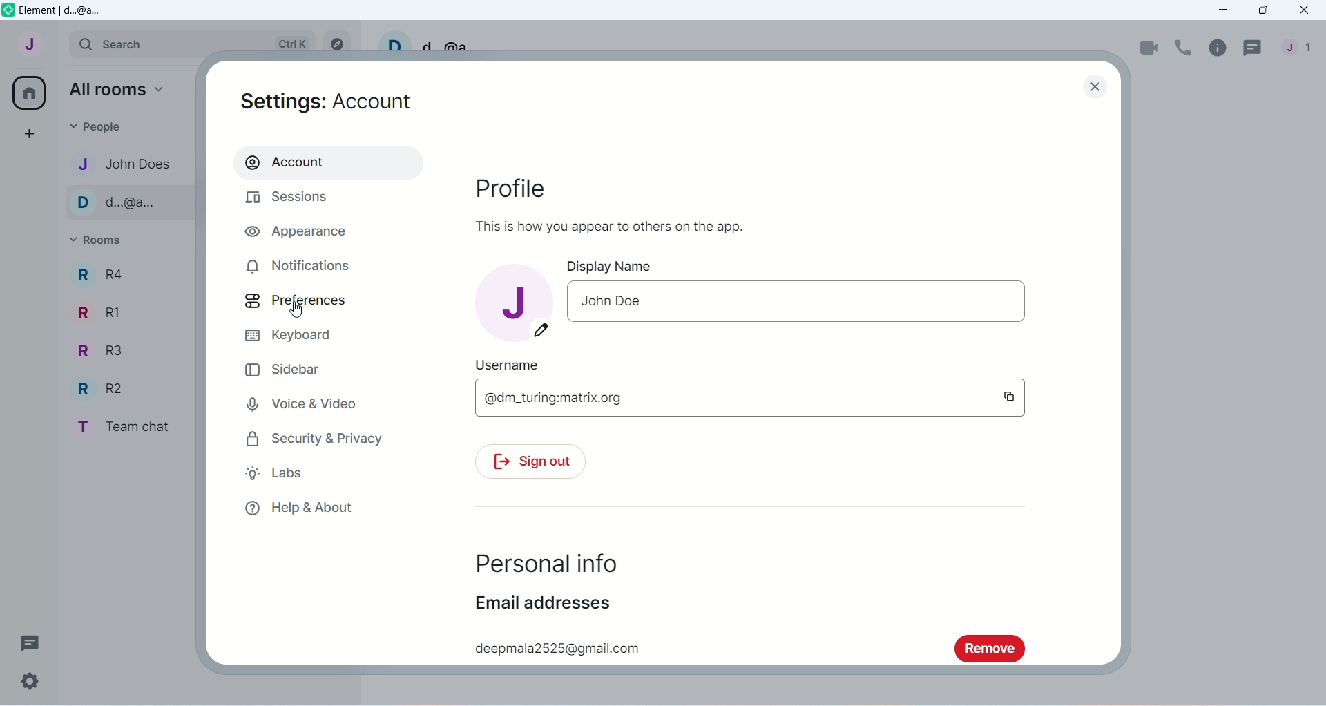 The image size is (1326, 706). I want to click on This is how you appear to others on the app, so click(619, 229).